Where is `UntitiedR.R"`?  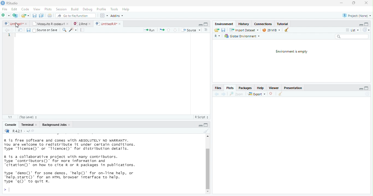 UntitiedR.R" is located at coordinates (106, 24).